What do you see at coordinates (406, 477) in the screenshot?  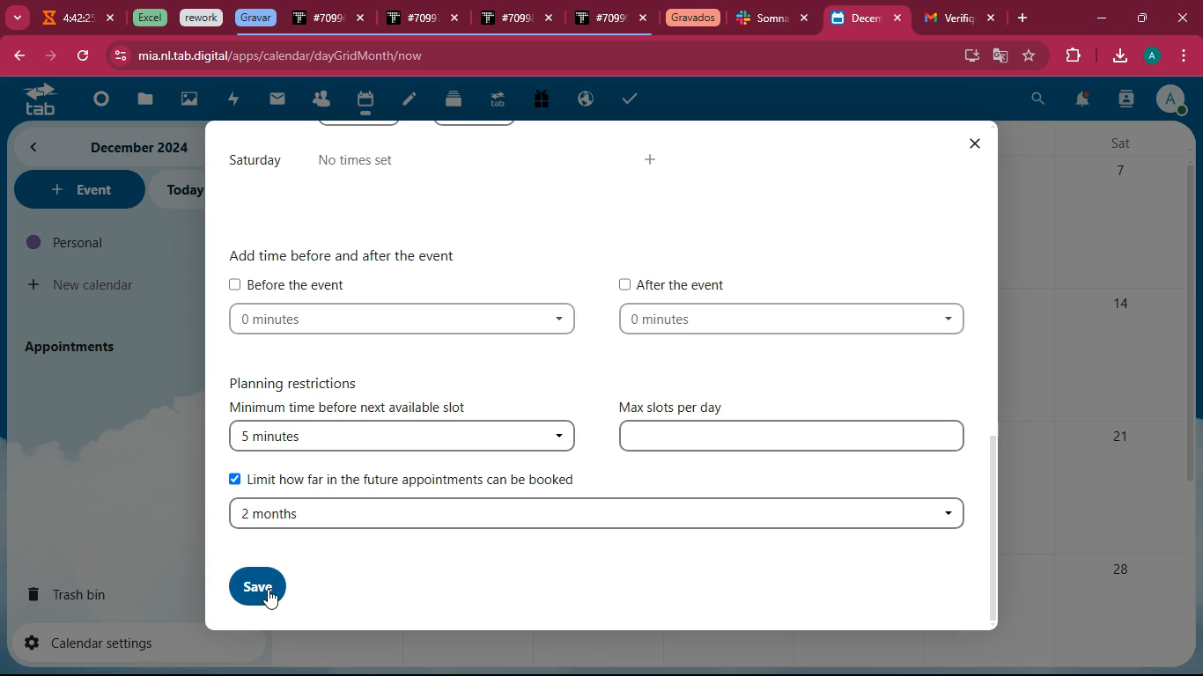 I see `limit booking` at bounding box center [406, 477].